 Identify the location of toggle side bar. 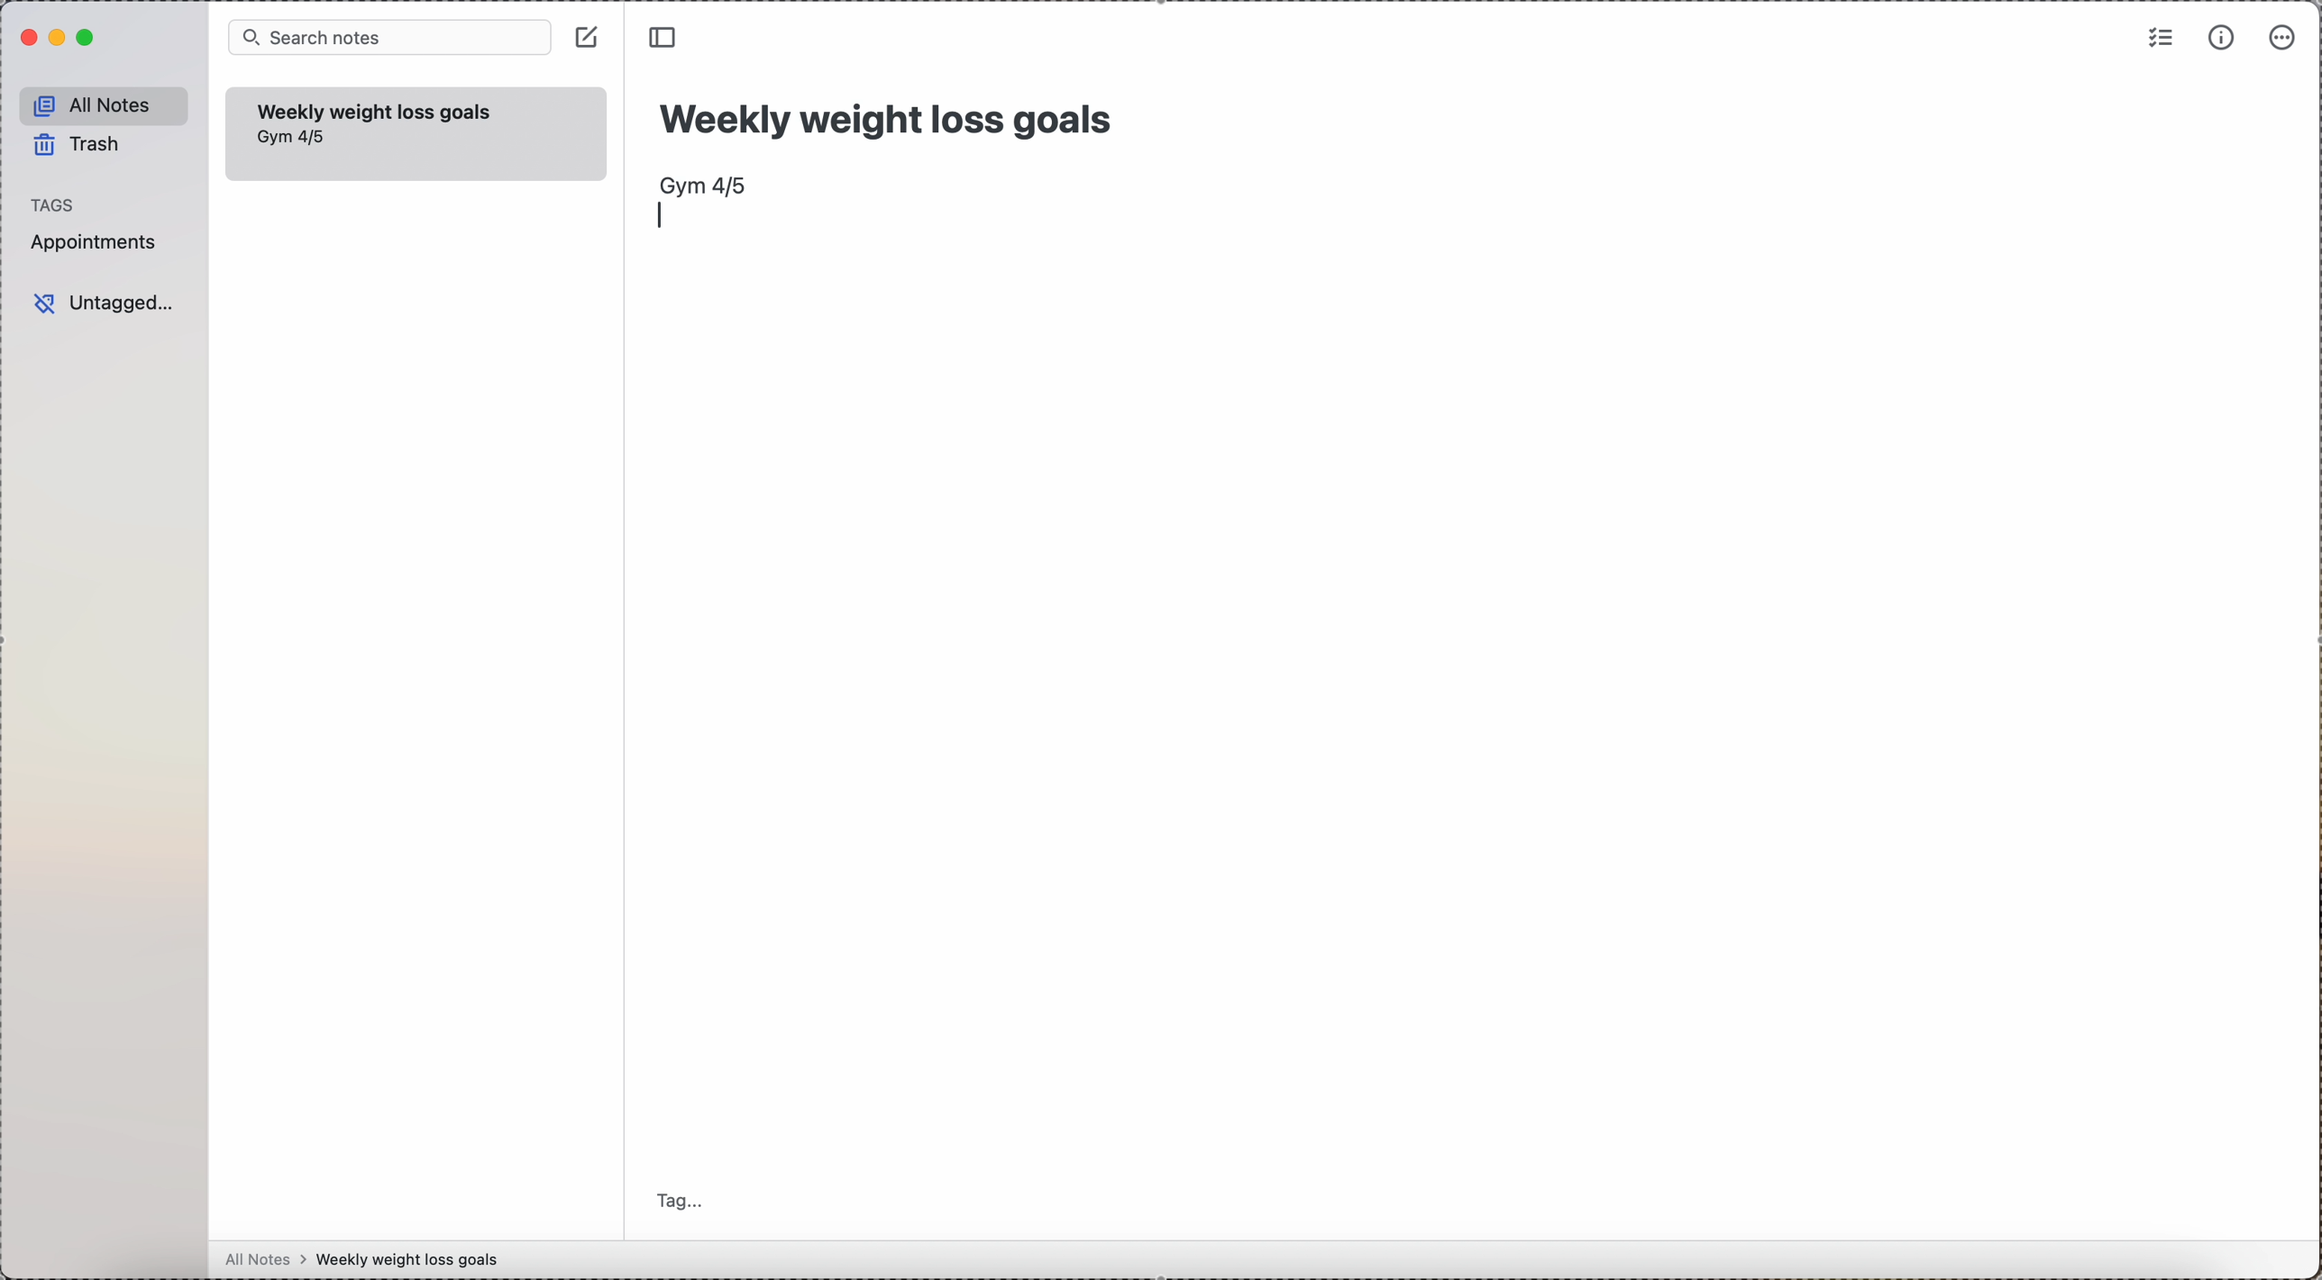
(667, 38).